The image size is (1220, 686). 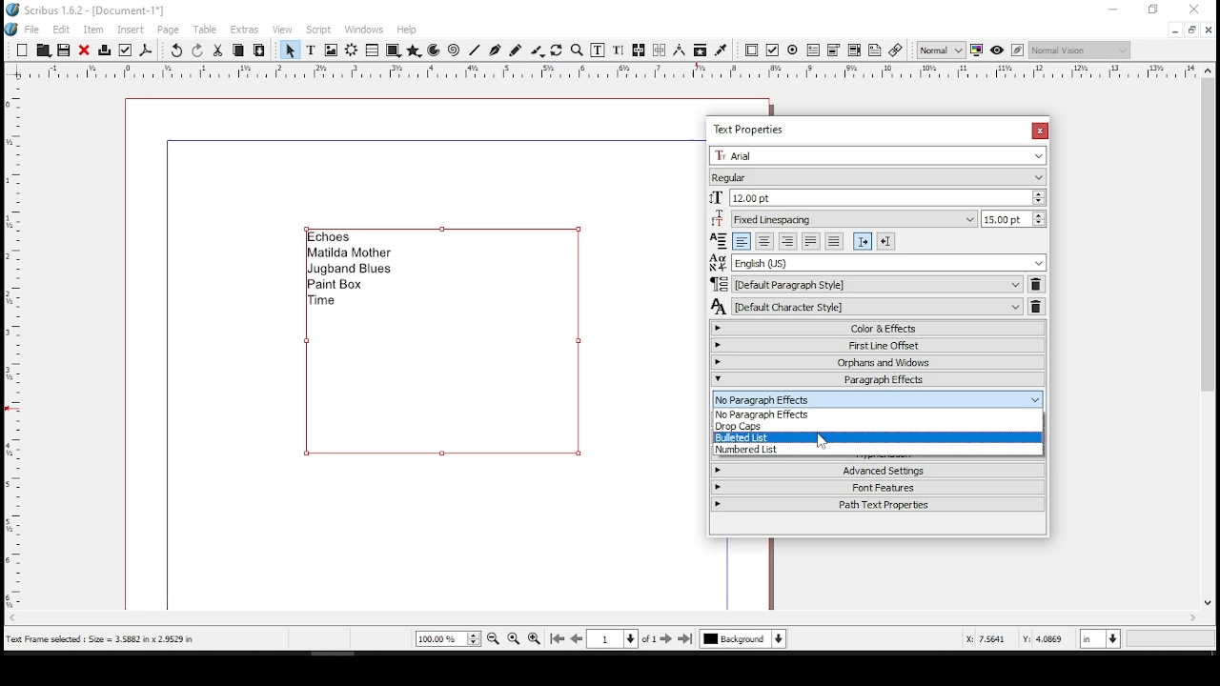 I want to click on close window, so click(x=1197, y=9).